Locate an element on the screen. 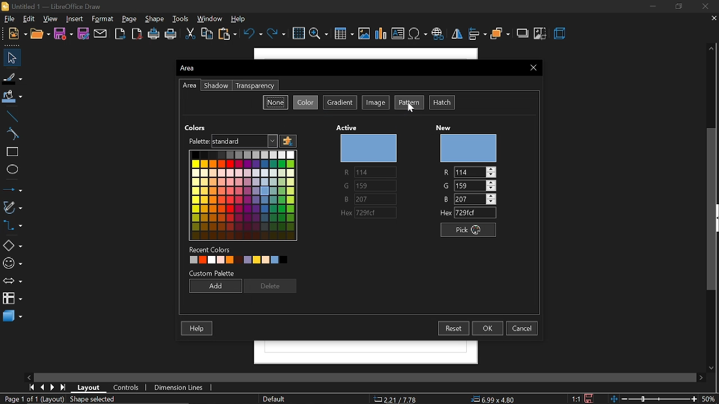 This screenshot has height=404, width=719. shadow is located at coordinates (216, 86).